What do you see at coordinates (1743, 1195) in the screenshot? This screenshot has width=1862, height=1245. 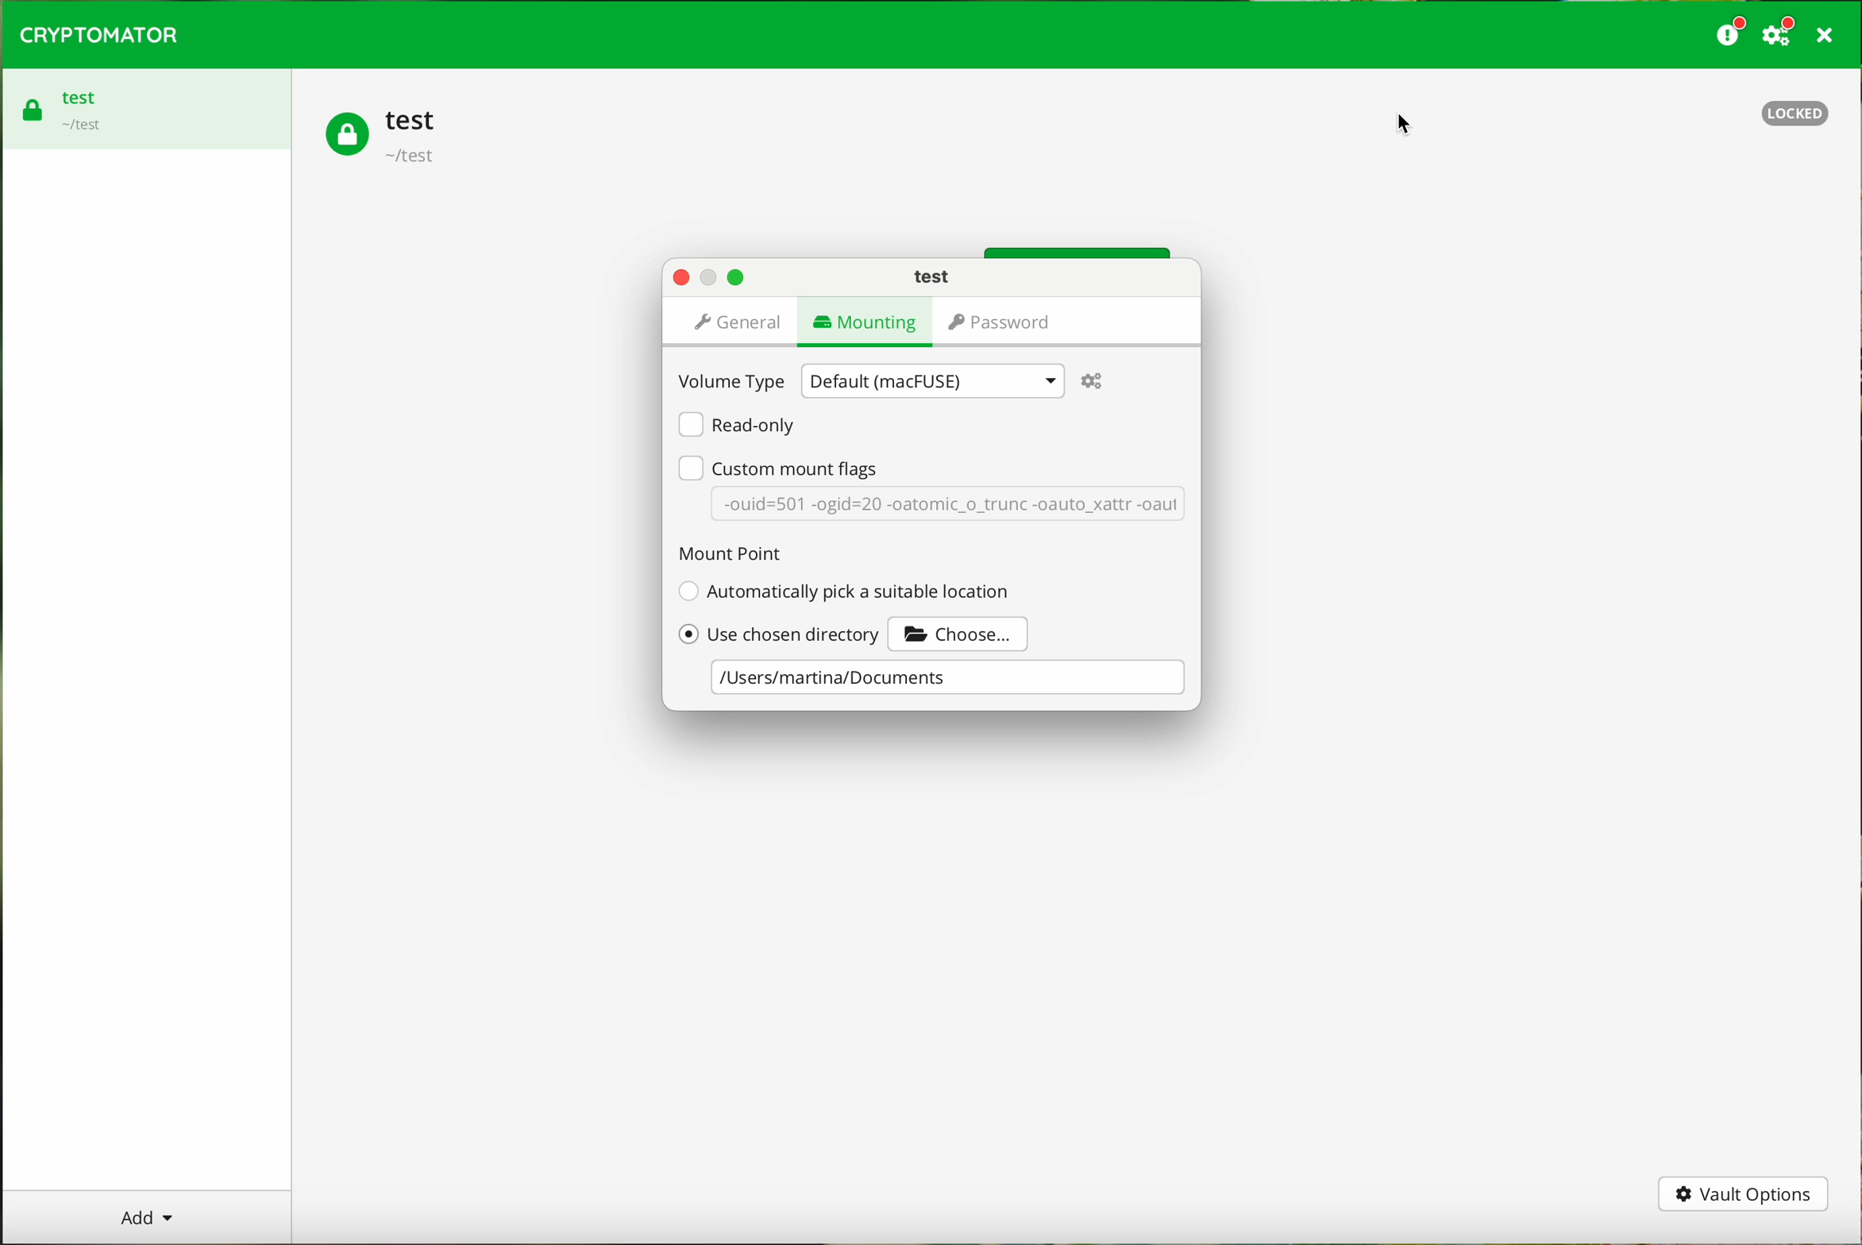 I see `vault options` at bounding box center [1743, 1195].